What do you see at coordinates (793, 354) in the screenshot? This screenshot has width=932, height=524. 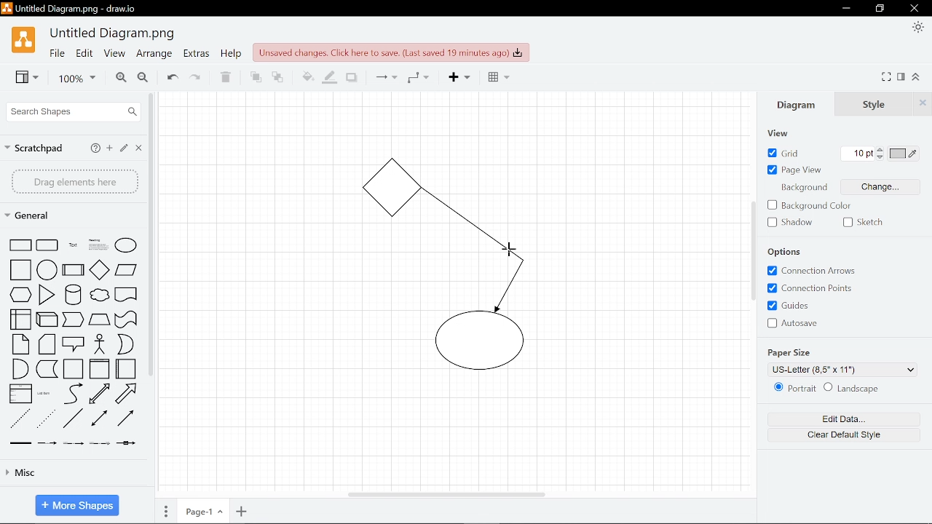 I see `Paper Size` at bounding box center [793, 354].